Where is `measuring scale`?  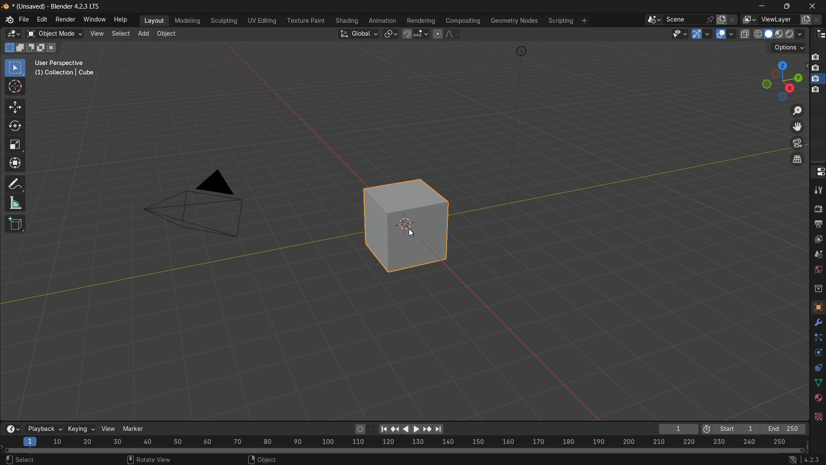 measuring scale is located at coordinates (401, 443).